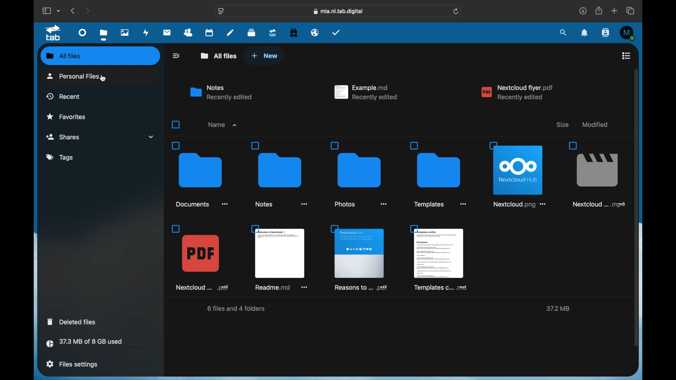  I want to click on downloads, so click(583, 11).